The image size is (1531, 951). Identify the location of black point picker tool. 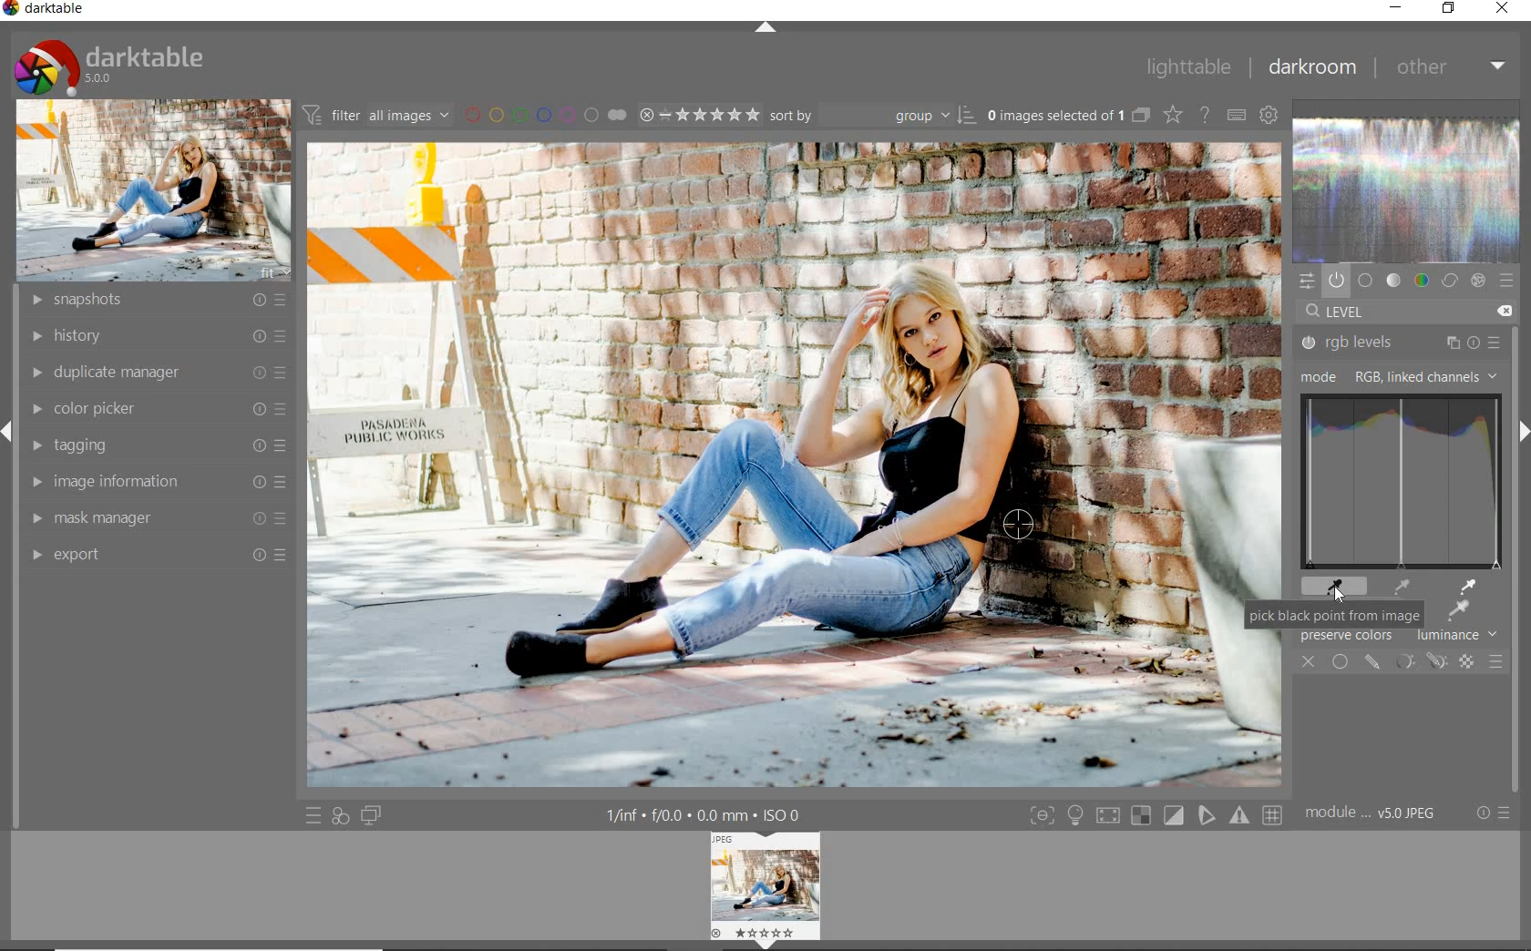
(1340, 587).